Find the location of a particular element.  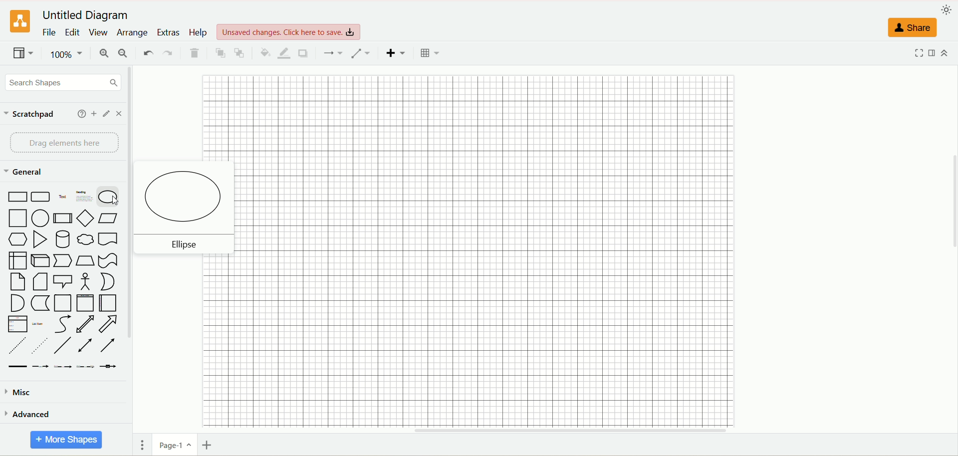

vertical scroll bar is located at coordinates (132, 249).